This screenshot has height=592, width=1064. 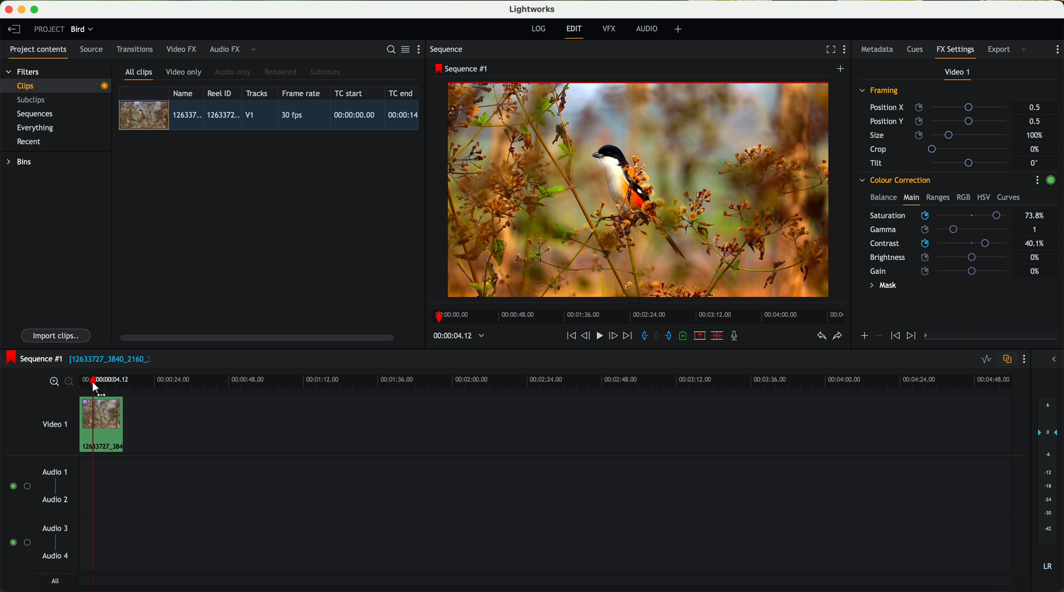 What do you see at coordinates (1005, 360) in the screenshot?
I see `toggle auto track sync` at bounding box center [1005, 360].